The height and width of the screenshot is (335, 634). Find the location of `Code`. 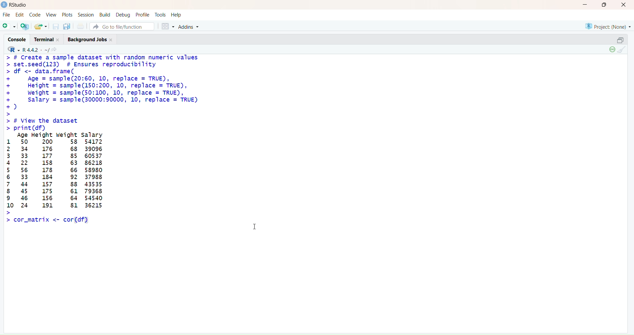

Code is located at coordinates (34, 15).